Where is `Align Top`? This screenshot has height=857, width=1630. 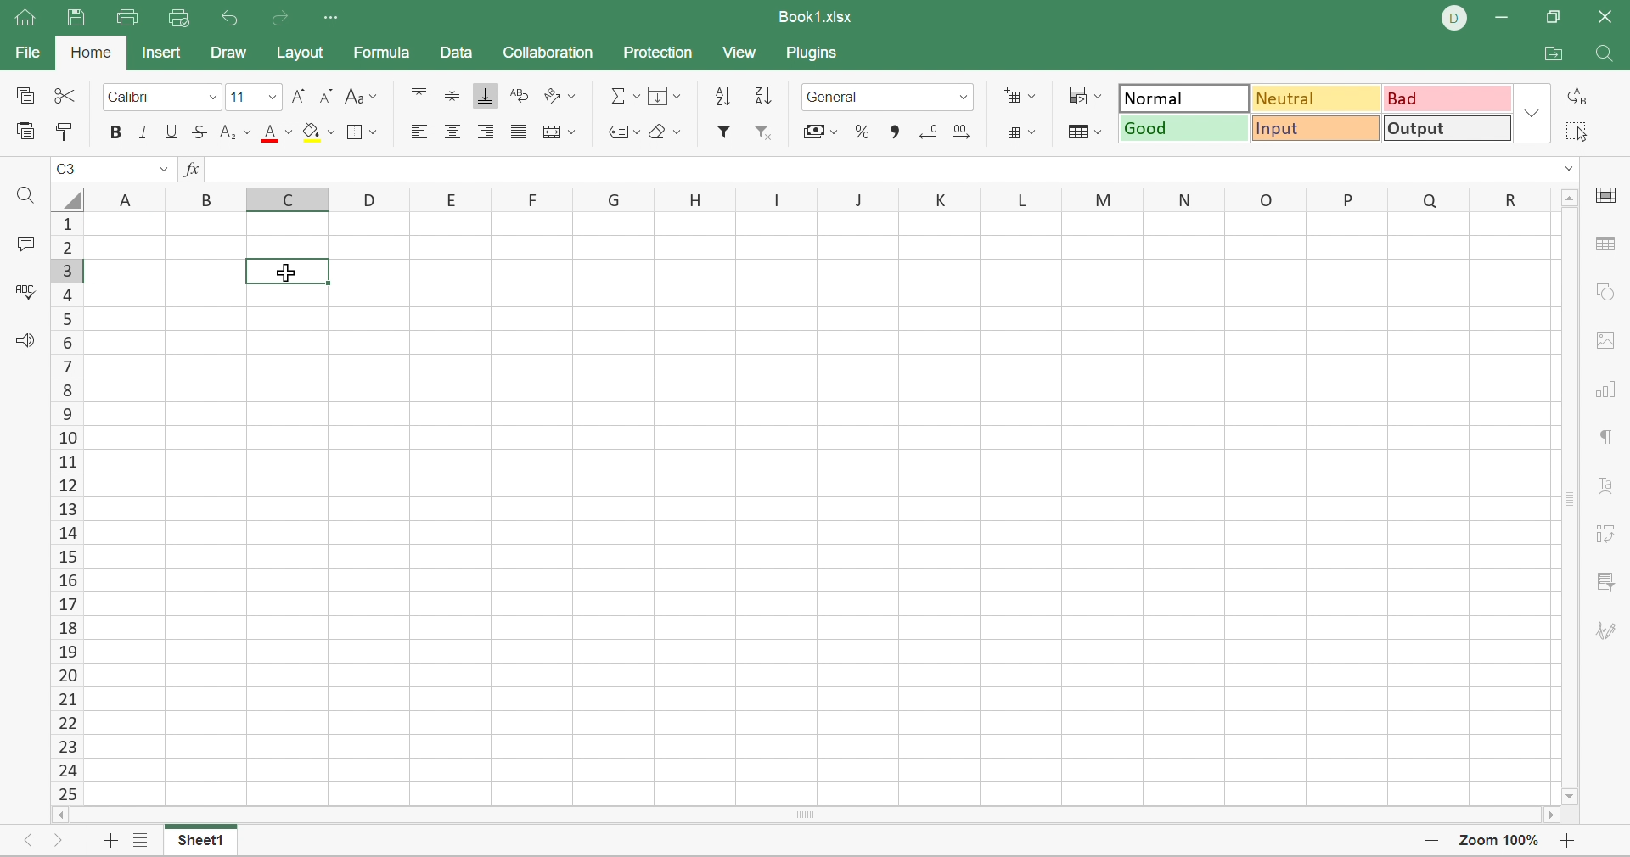
Align Top is located at coordinates (417, 94).